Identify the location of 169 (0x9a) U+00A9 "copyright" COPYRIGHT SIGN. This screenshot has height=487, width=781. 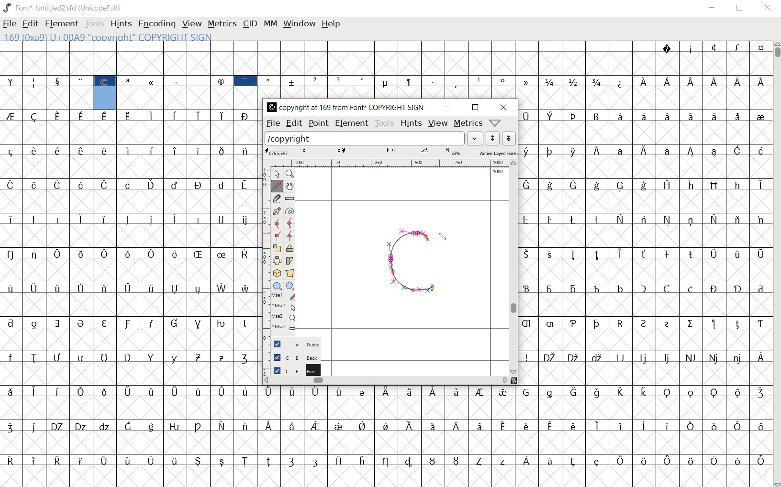
(105, 91).